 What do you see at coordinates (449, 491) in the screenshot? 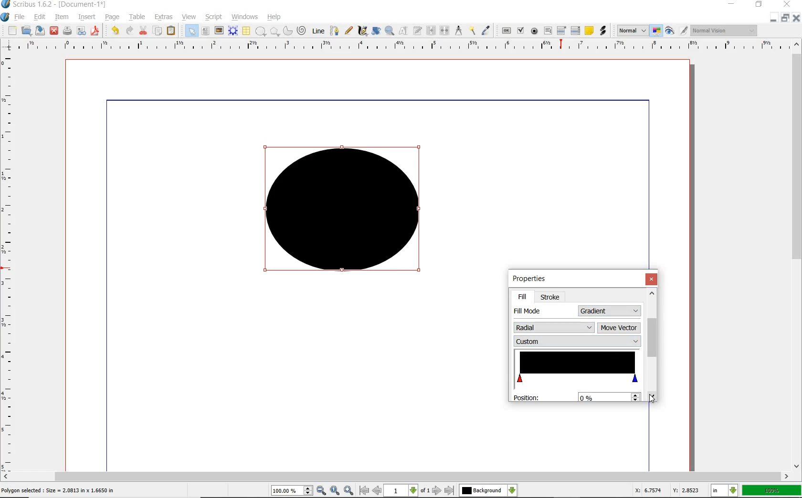
I see `last` at bounding box center [449, 491].